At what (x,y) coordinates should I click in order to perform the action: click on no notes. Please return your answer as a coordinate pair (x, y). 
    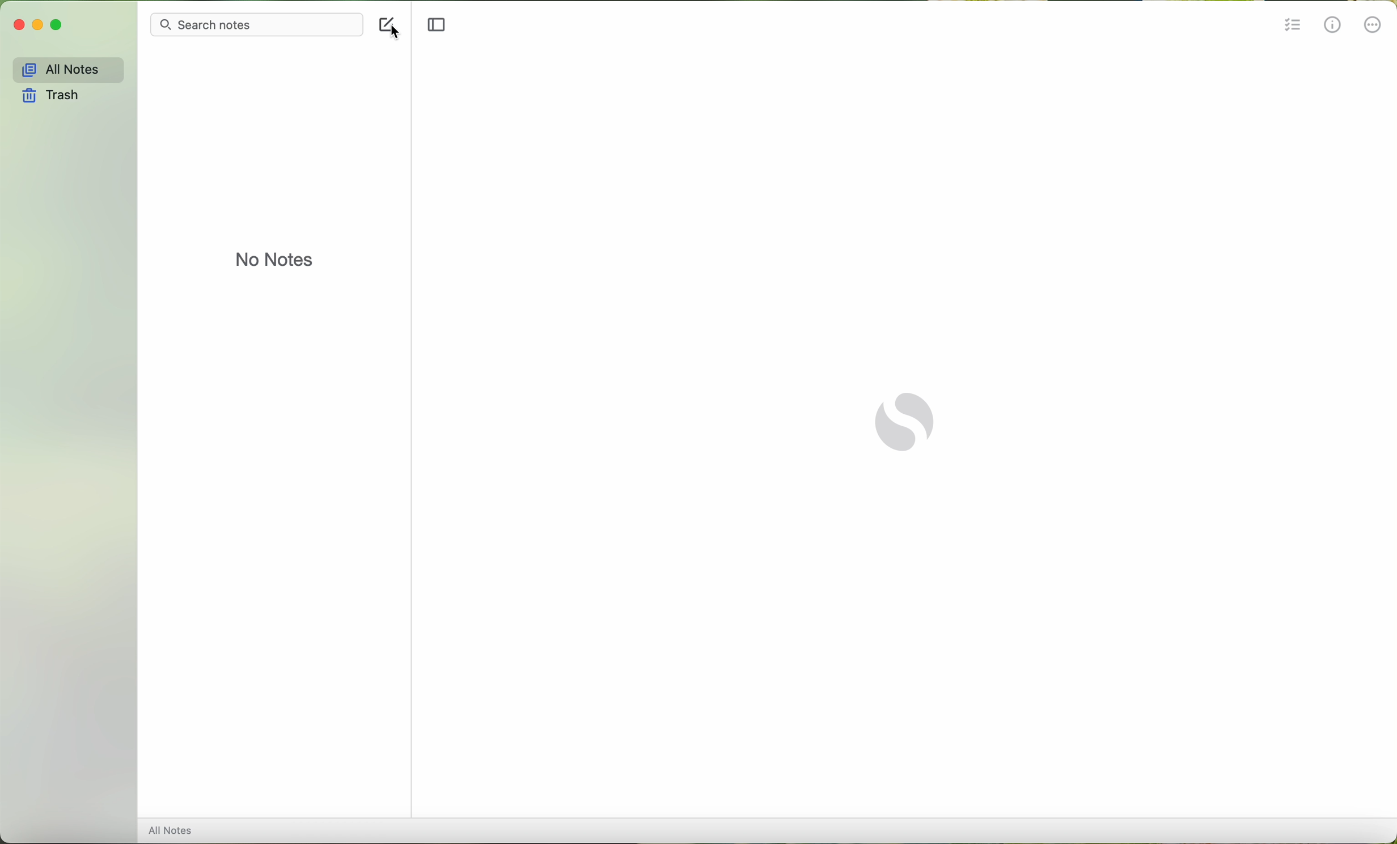
    Looking at the image, I should click on (275, 259).